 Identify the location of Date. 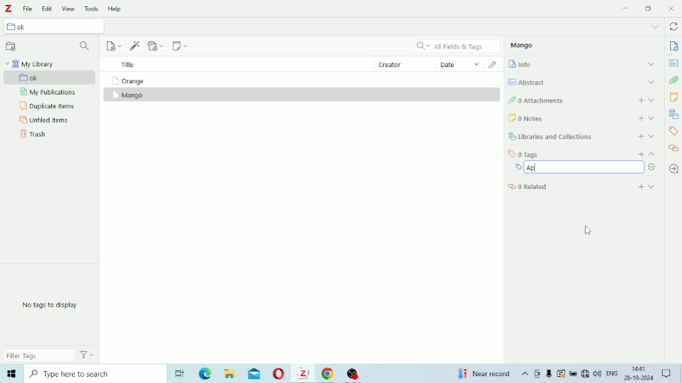
(460, 64).